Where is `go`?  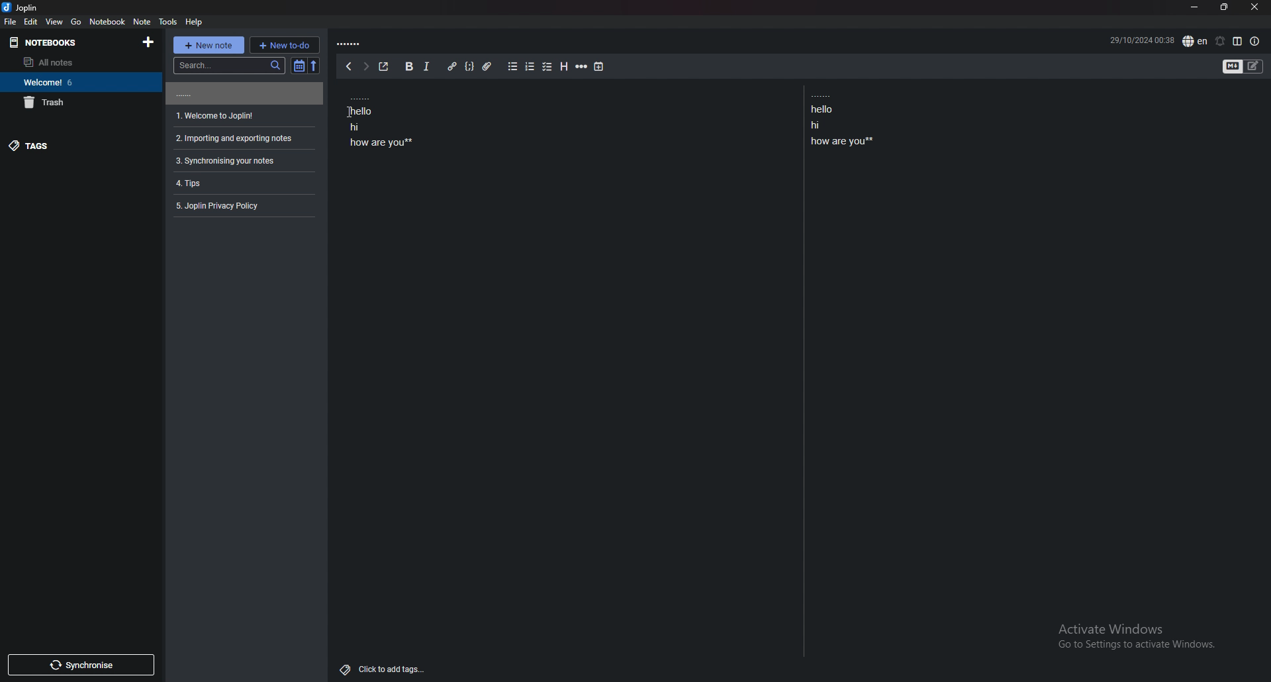 go is located at coordinates (76, 21).